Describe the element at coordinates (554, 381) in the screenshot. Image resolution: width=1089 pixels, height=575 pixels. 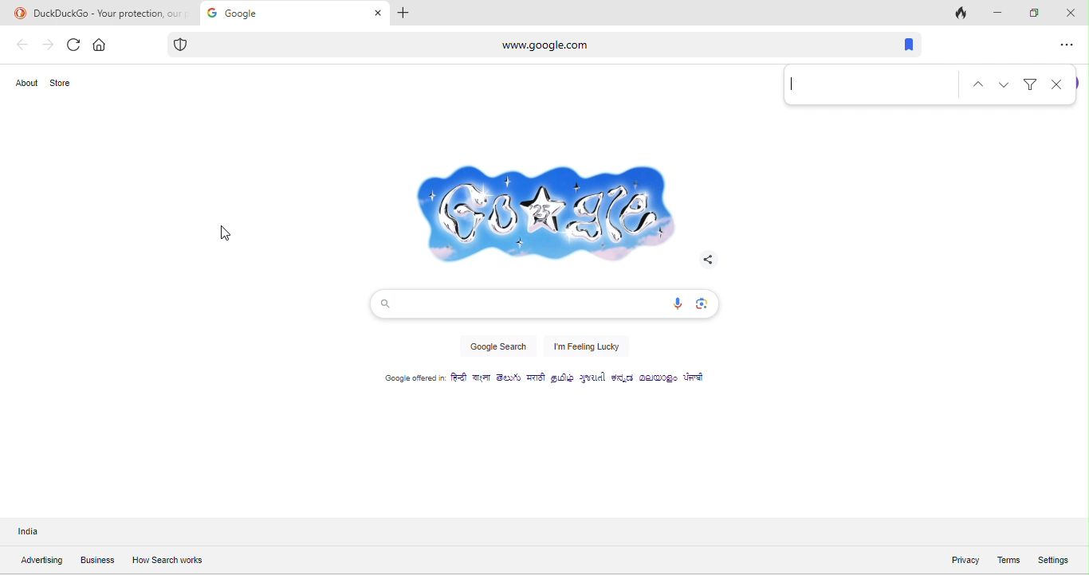
I see `google offered in different type of language` at that location.